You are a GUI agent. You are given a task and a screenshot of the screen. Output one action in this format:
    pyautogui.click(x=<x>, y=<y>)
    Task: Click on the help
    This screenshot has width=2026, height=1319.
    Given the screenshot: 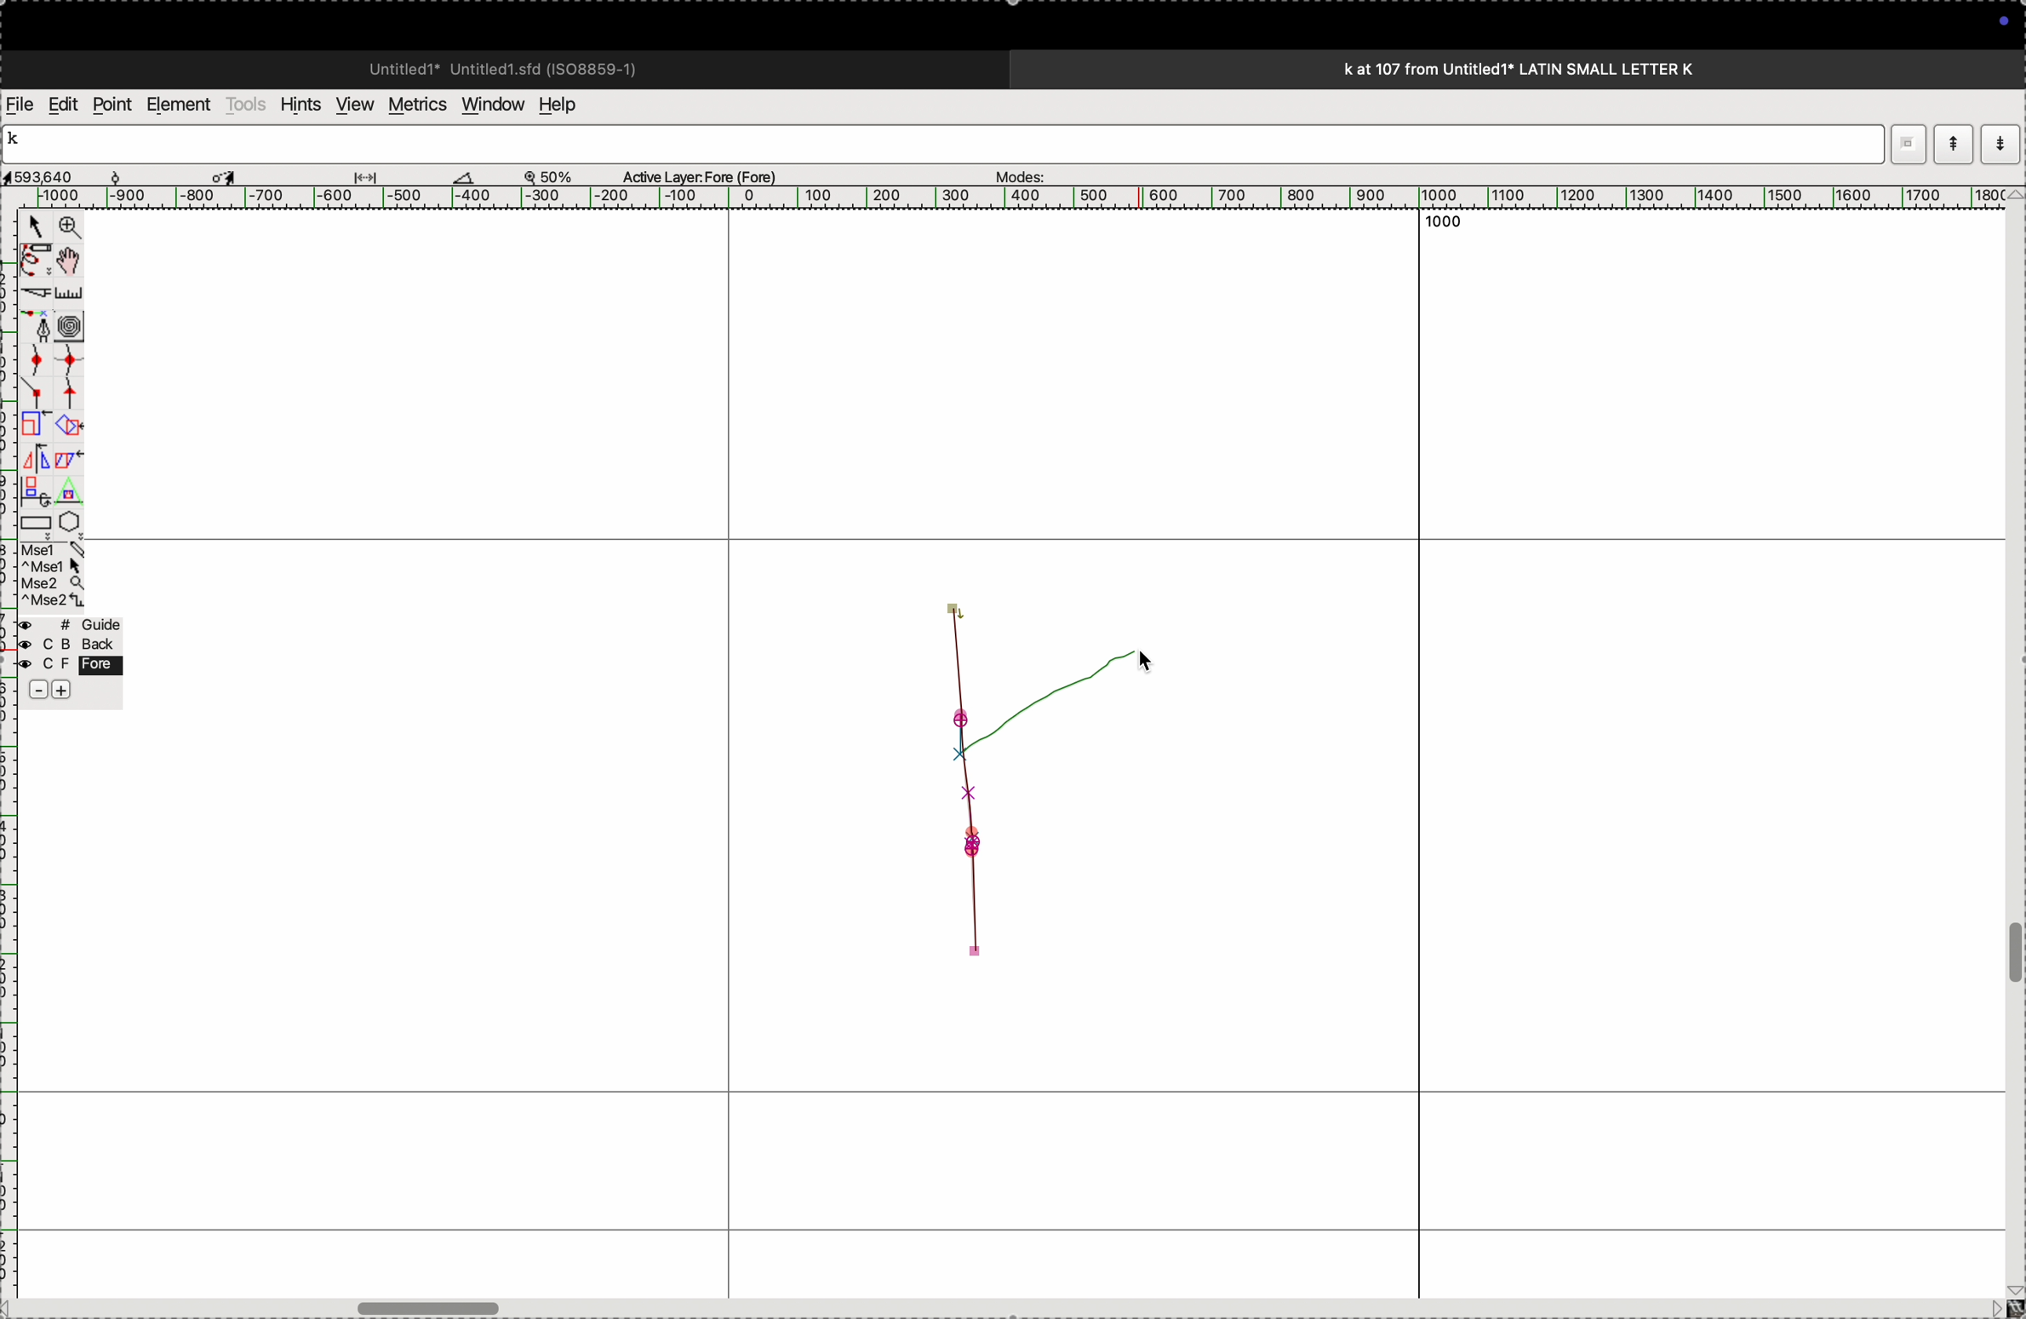 What is the action you would take?
    pyautogui.click(x=569, y=105)
    